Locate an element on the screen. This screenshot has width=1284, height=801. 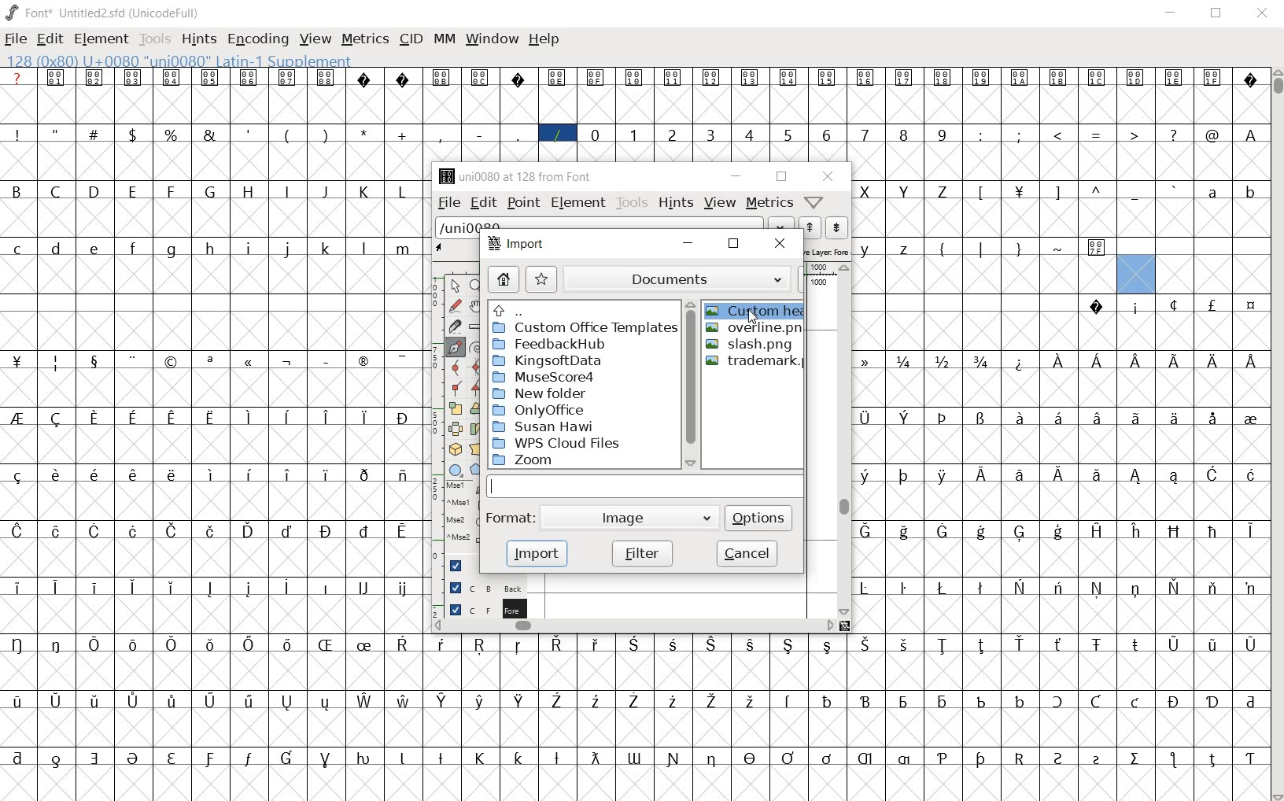
glyph is located at coordinates (55, 587).